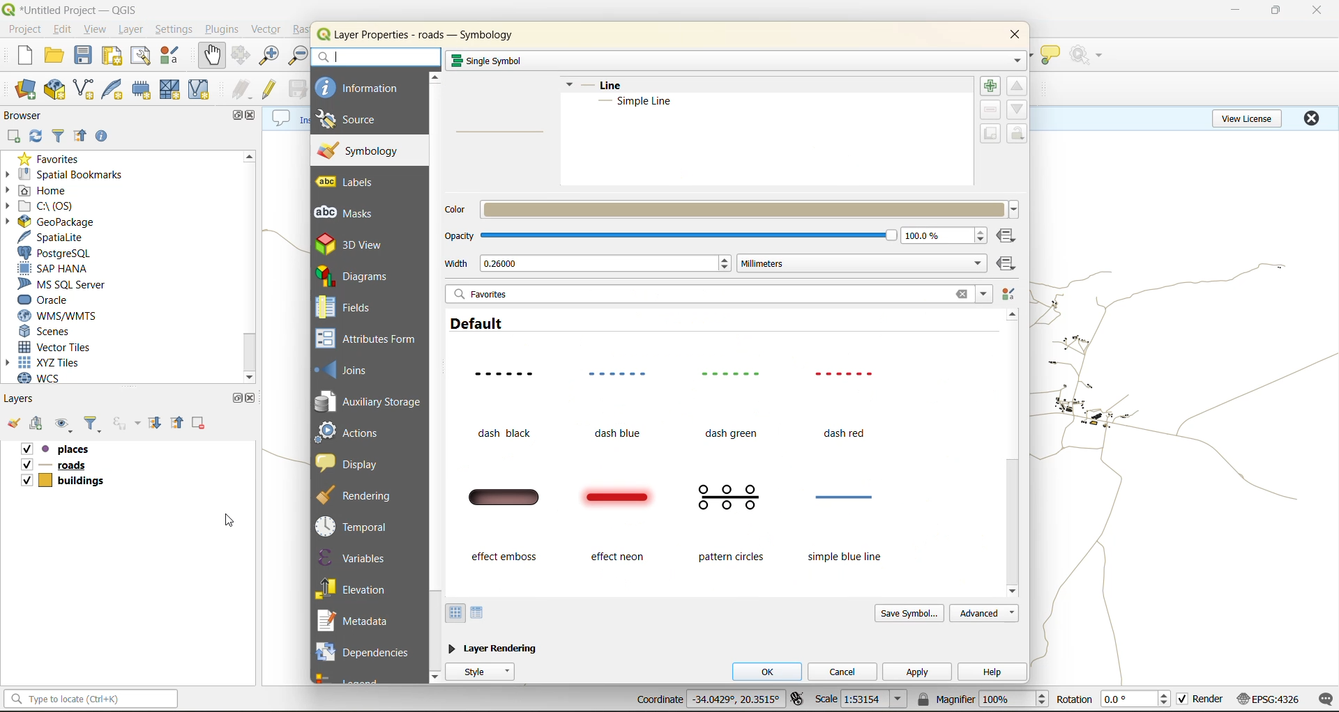 The width and height of the screenshot is (1339, 712). What do you see at coordinates (271, 56) in the screenshot?
I see `zoom in` at bounding box center [271, 56].